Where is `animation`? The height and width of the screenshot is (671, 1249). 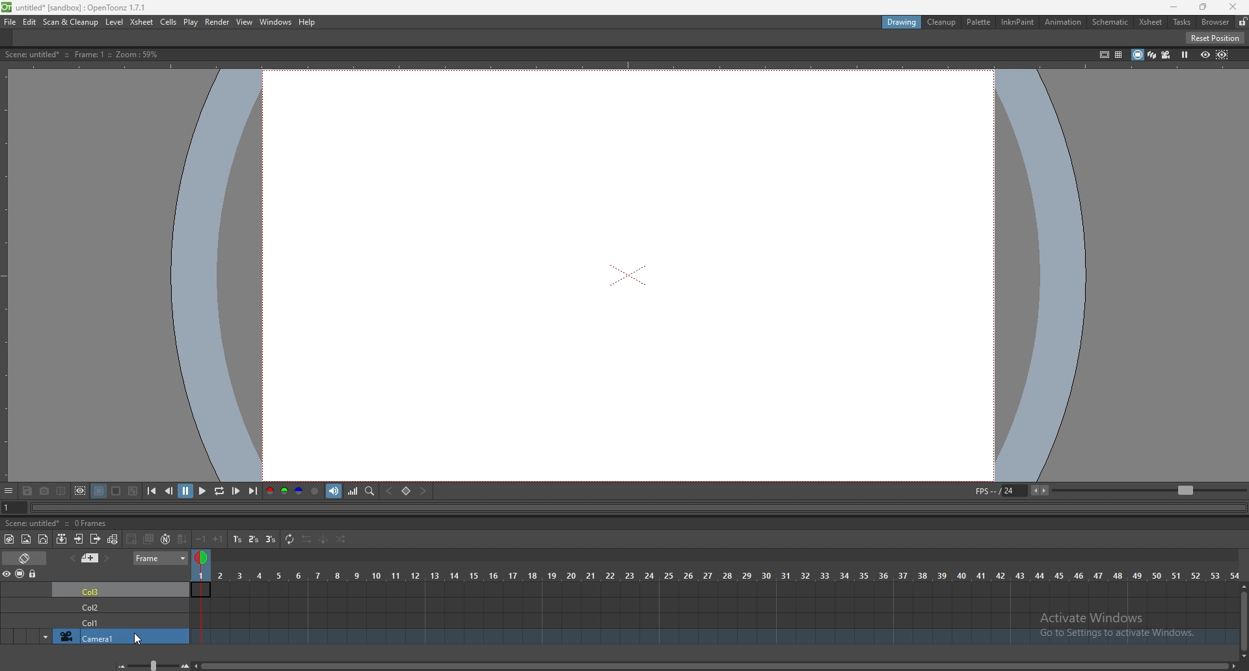 animation is located at coordinates (1064, 23).